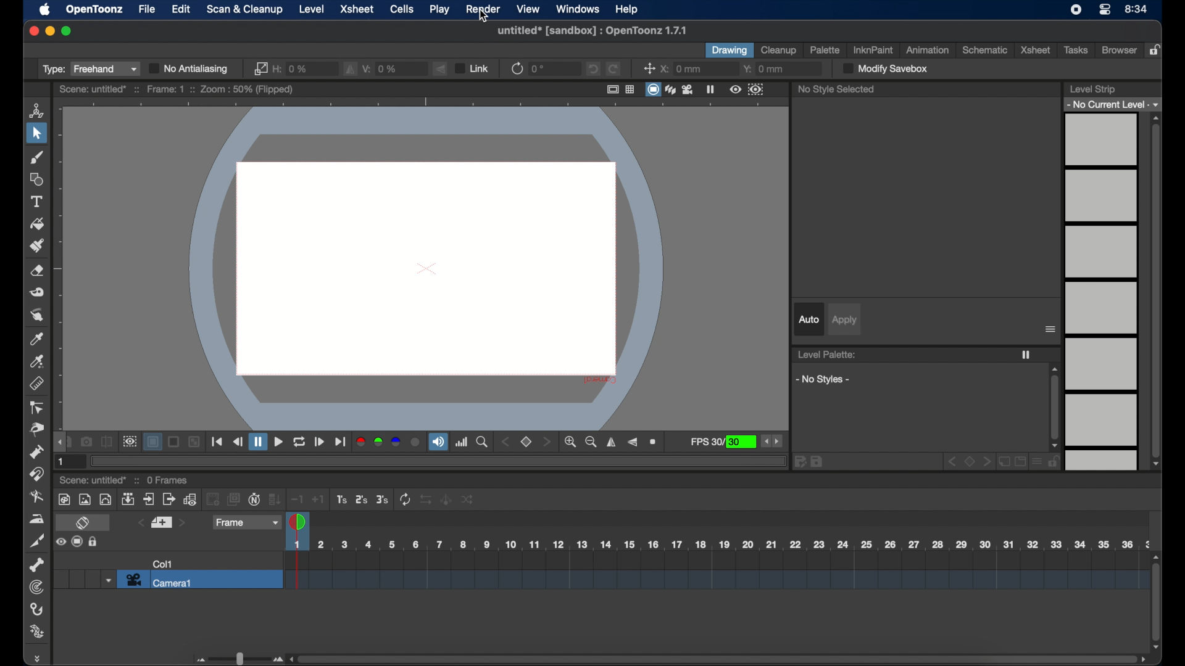 The image size is (1185, 666). What do you see at coordinates (60, 443) in the screenshot?
I see `draghandle` at bounding box center [60, 443].